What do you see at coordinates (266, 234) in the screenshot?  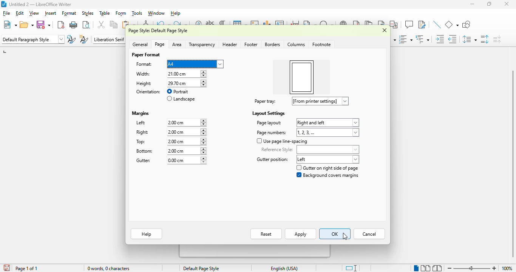 I see `reset` at bounding box center [266, 234].